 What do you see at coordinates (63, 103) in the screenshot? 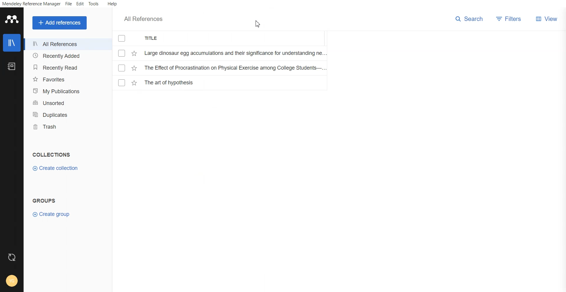
I see `Unsorted` at bounding box center [63, 103].